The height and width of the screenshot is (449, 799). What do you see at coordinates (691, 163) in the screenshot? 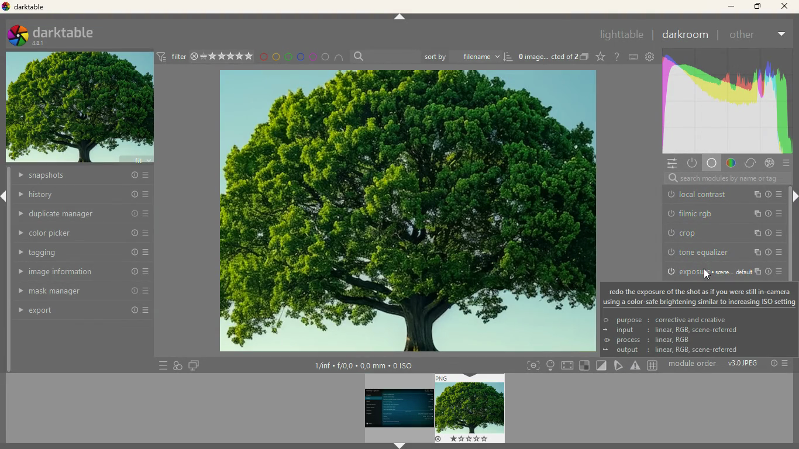
I see `power` at bounding box center [691, 163].